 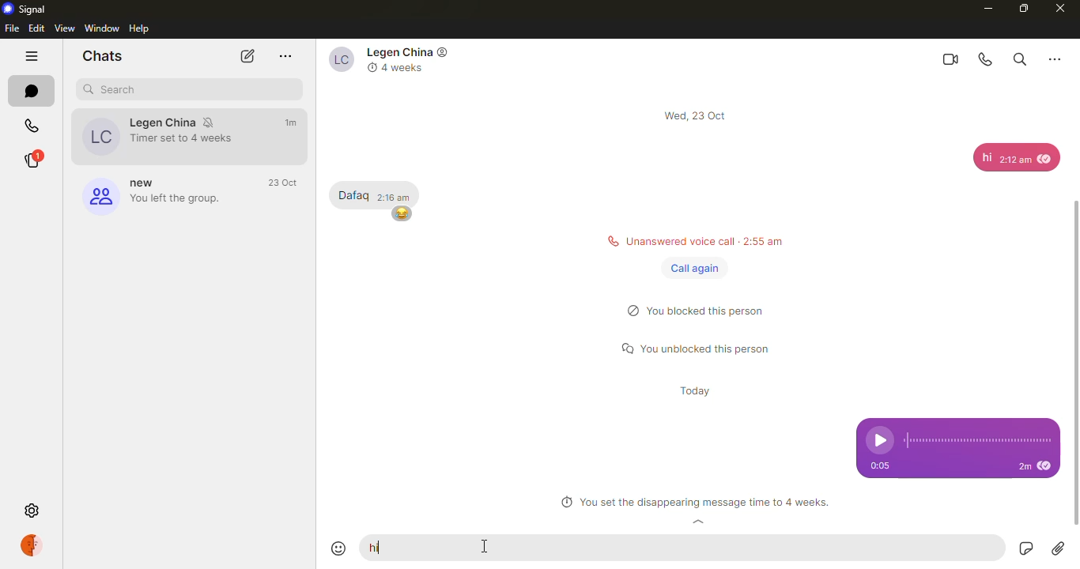 I want to click on emoji, so click(x=341, y=548).